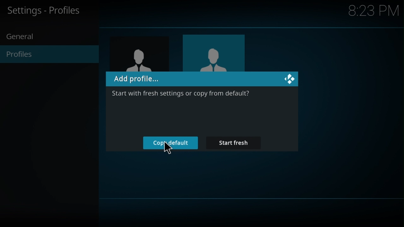  I want to click on time, so click(373, 13).